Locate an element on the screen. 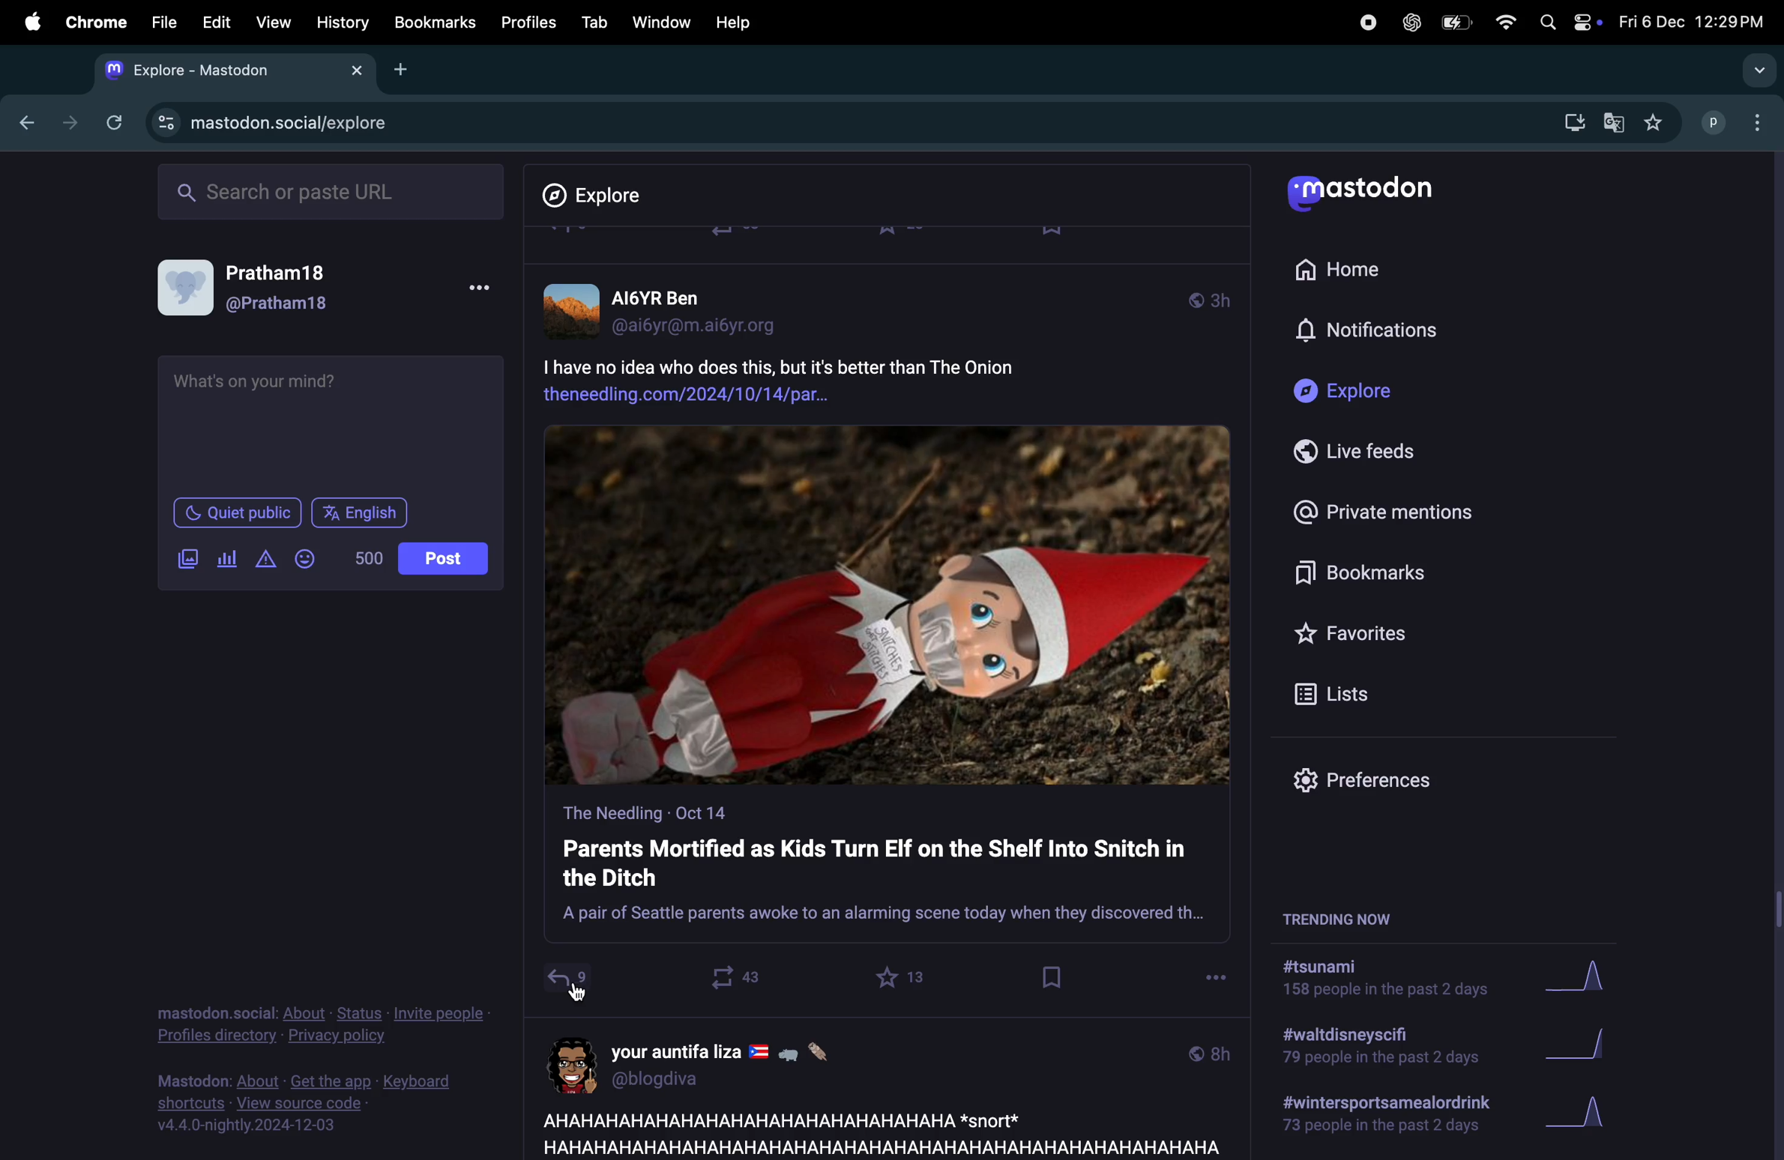  time is located at coordinates (1209, 1052).